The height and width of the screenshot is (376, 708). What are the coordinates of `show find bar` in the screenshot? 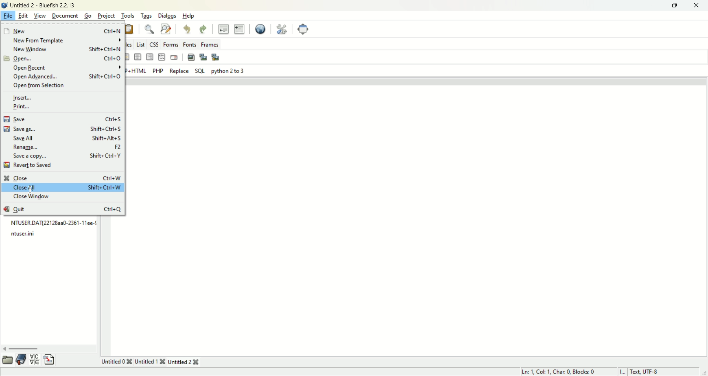 It's located at (149, 28).